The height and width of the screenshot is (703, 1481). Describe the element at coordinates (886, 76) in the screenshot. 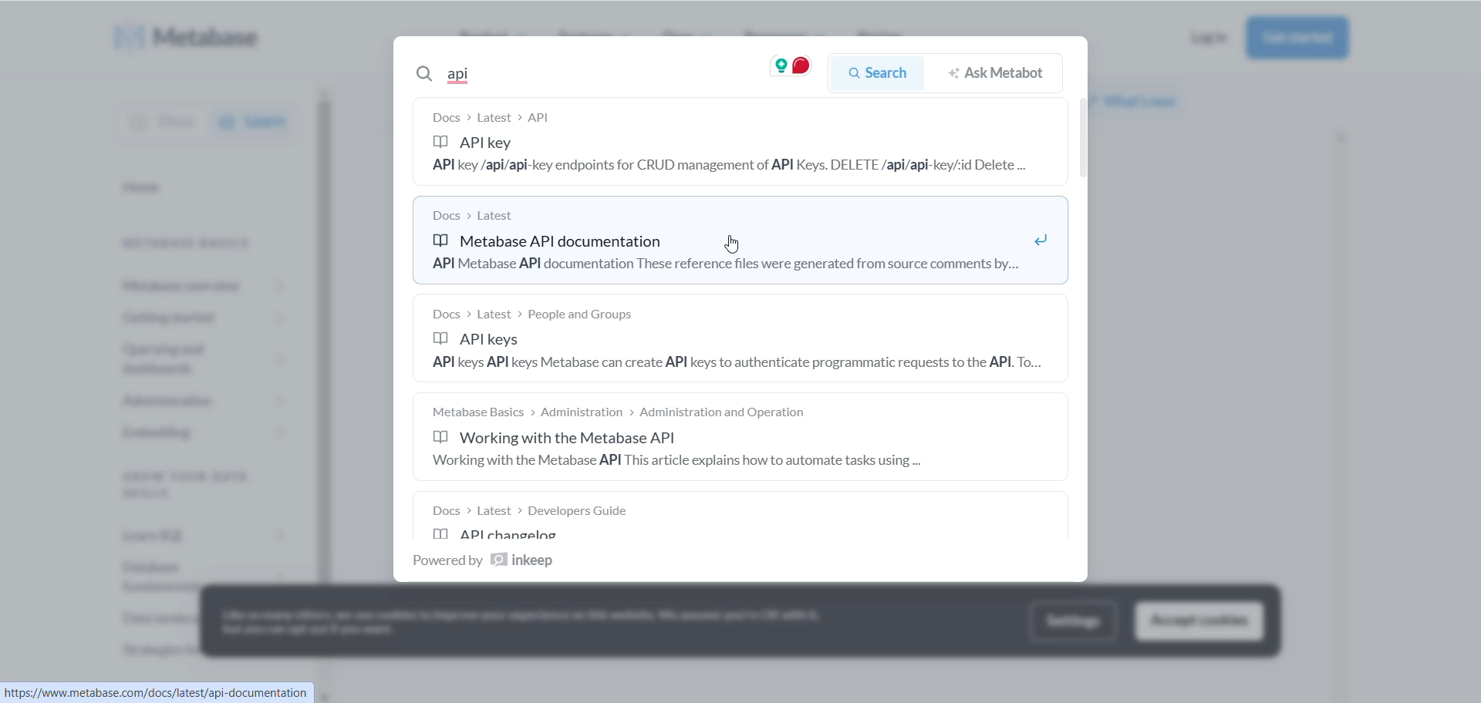

I see `search button` at that location.